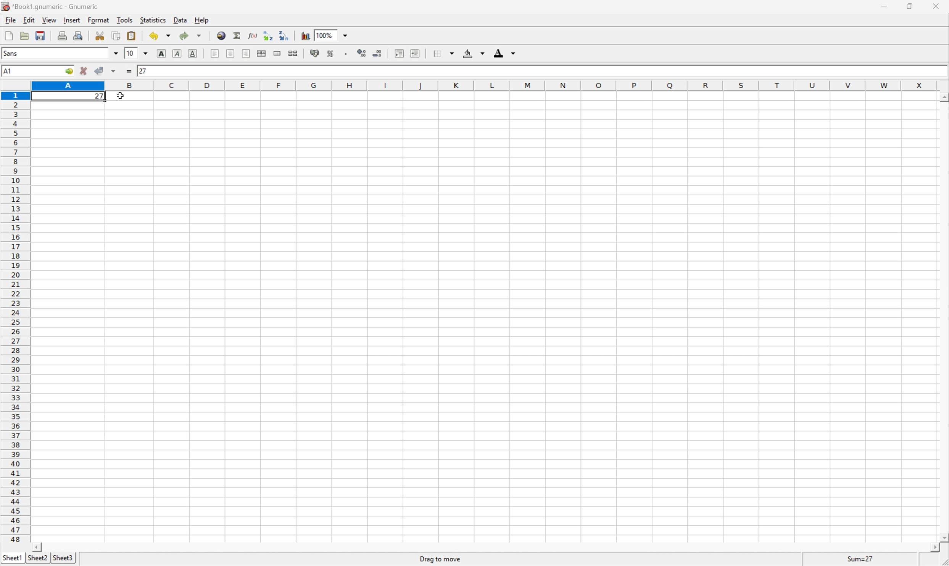 This screenshot has width=949, height=566. Describe the element at coordinates (377, 53) in the screenshot. I see `Decrease the decimals displayed` at that location.